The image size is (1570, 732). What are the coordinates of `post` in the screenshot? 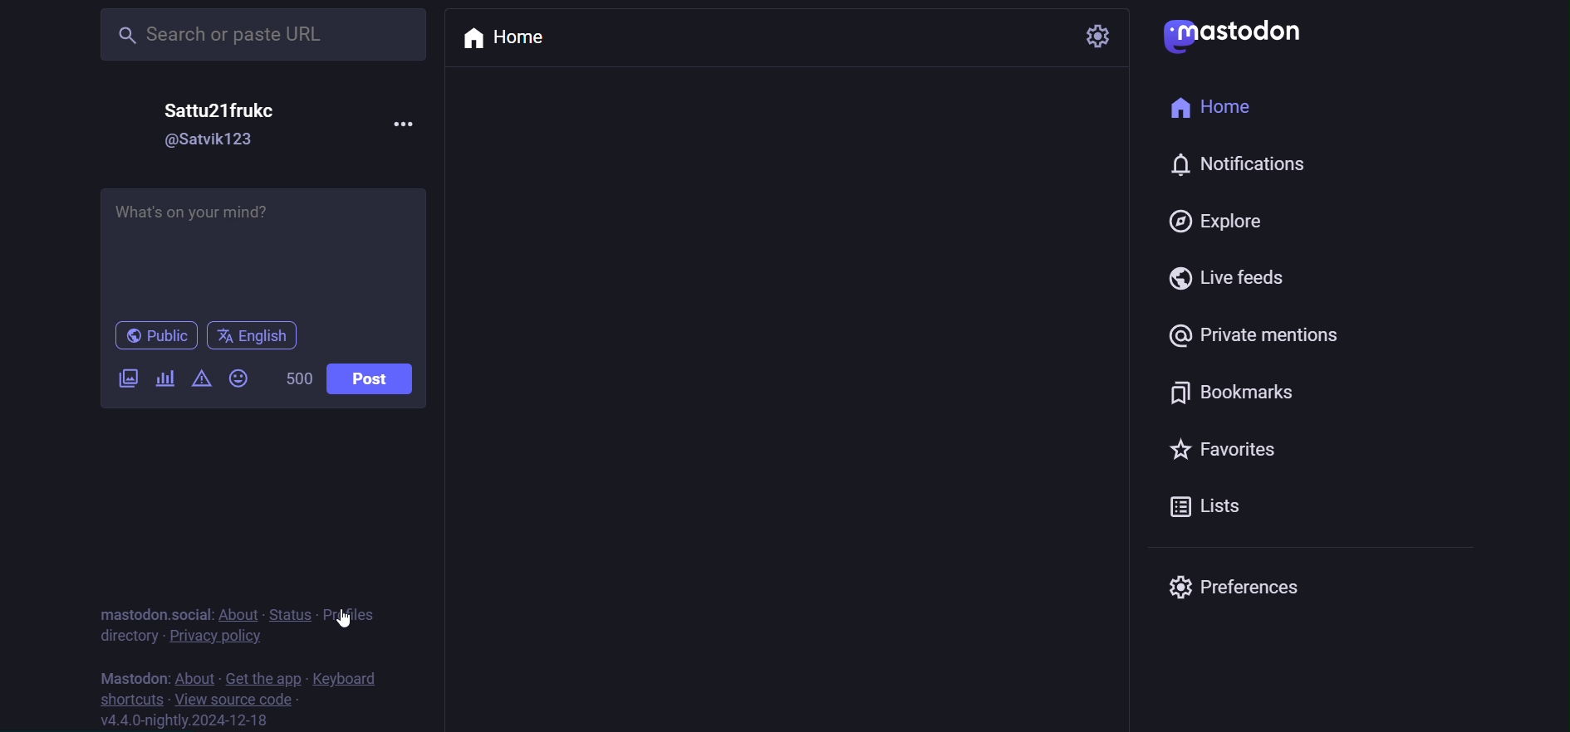 It's located at (370, 373).